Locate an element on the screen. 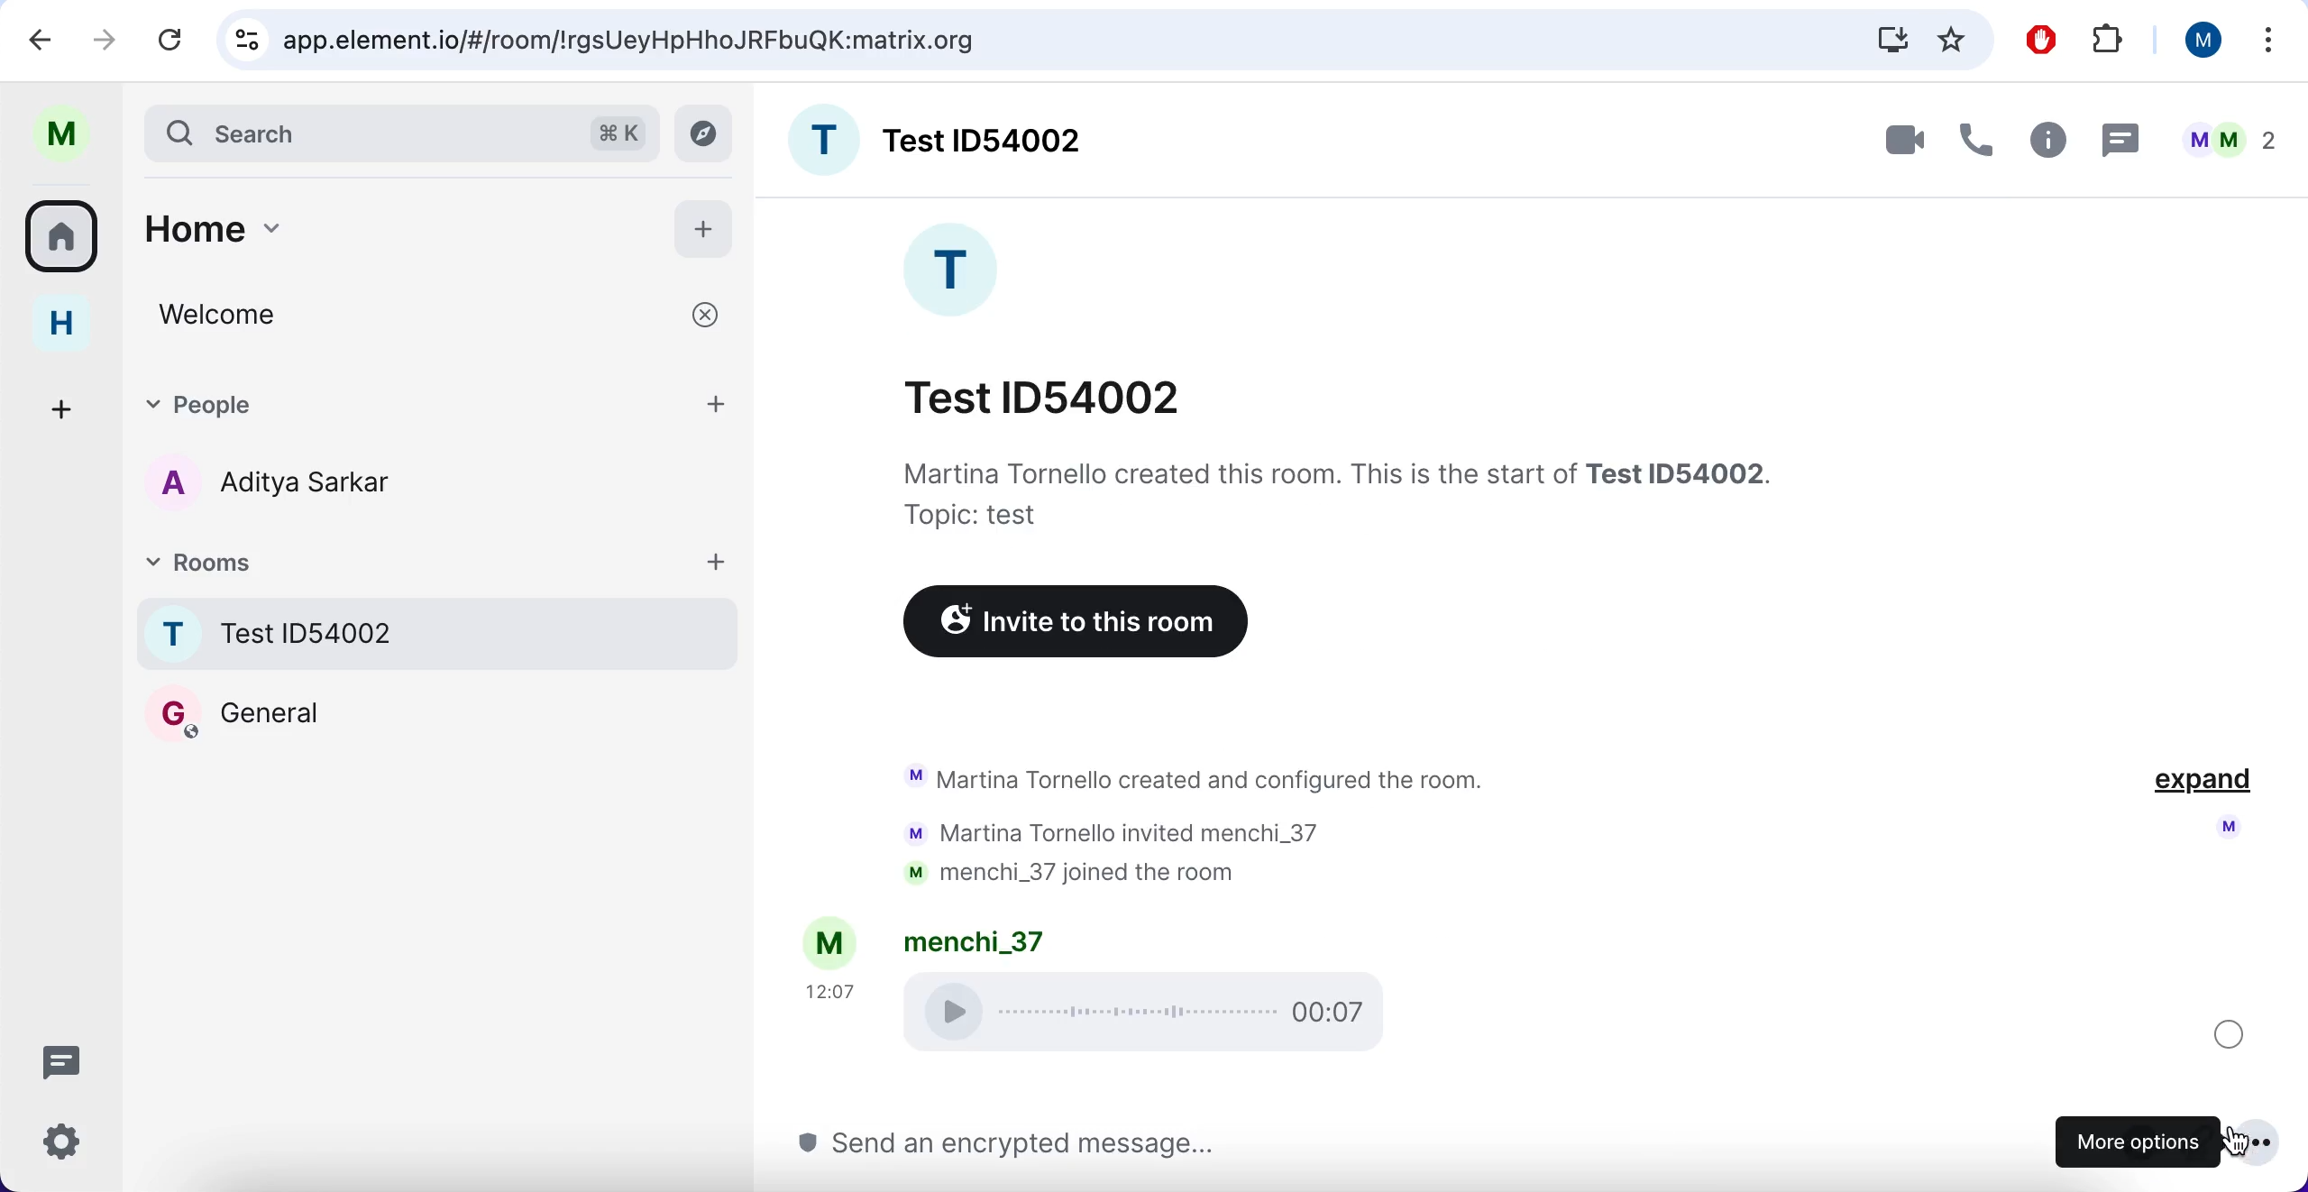  people is located at coordinates (440, 403).